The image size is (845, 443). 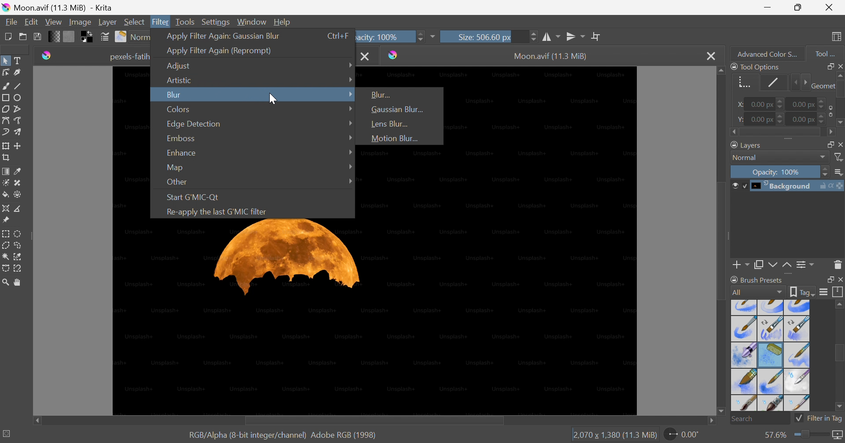 I want to click on Scroll up, so click(x=840, y=304).